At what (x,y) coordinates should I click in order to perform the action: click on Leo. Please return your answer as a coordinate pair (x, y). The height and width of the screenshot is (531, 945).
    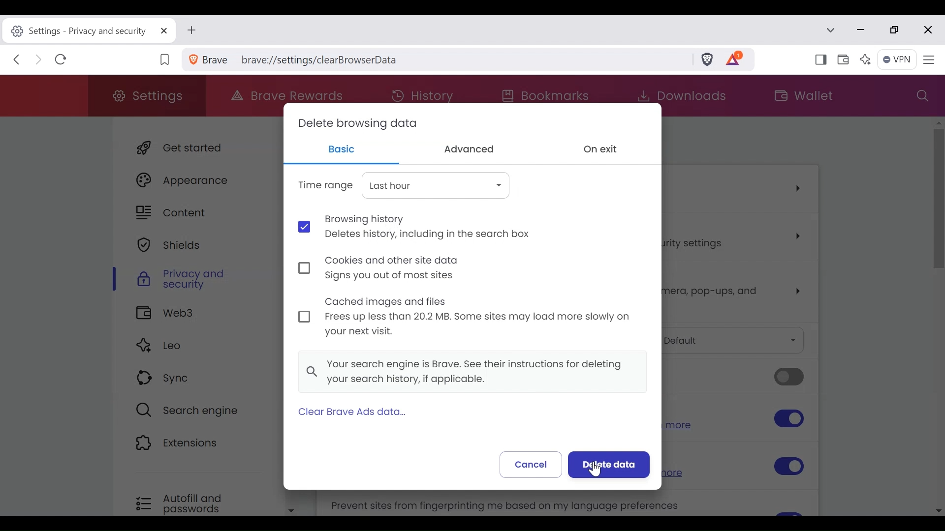
    Looking at the image, I should click on (195, 346).